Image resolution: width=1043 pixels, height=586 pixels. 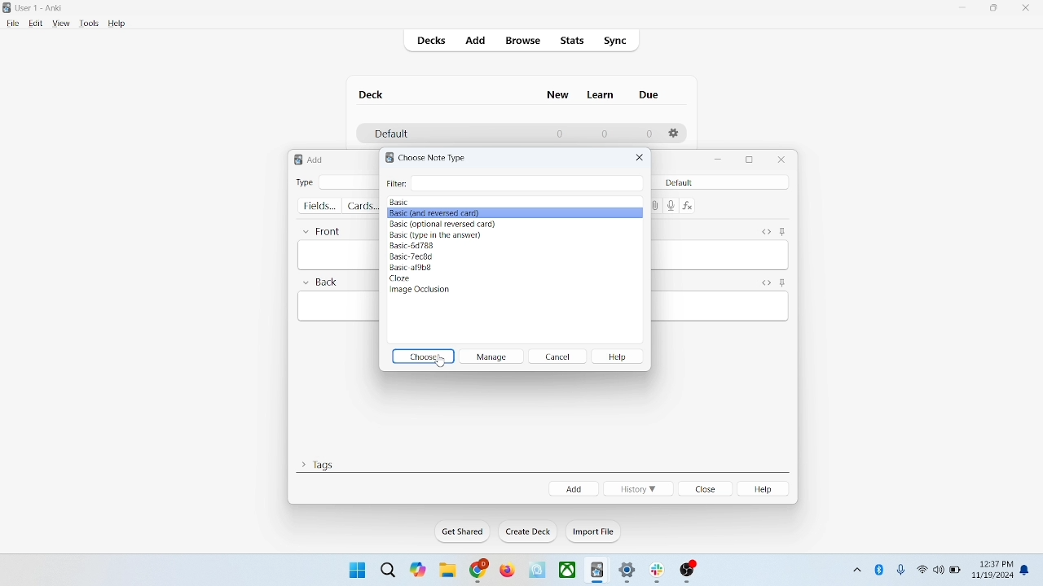 What do you see at coordinates (464, 532) in the screenshot?
I see `get shared` at bounding box center [464, 532].